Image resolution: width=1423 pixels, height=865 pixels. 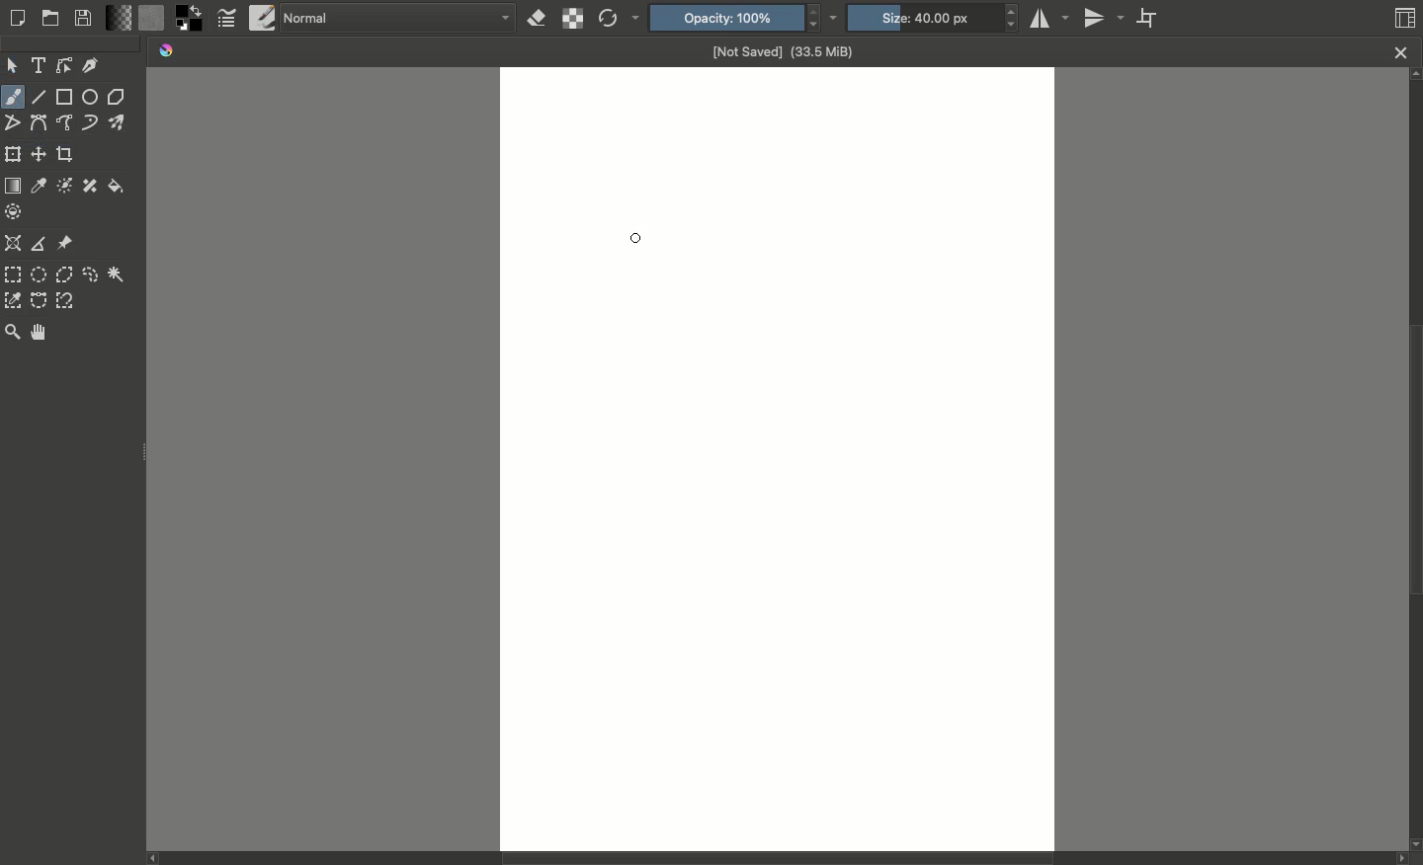 What do you see at coordinates (90, 122) in the screenshot?
I see `Dynamic brush tool` at bounding box center [90, 122].